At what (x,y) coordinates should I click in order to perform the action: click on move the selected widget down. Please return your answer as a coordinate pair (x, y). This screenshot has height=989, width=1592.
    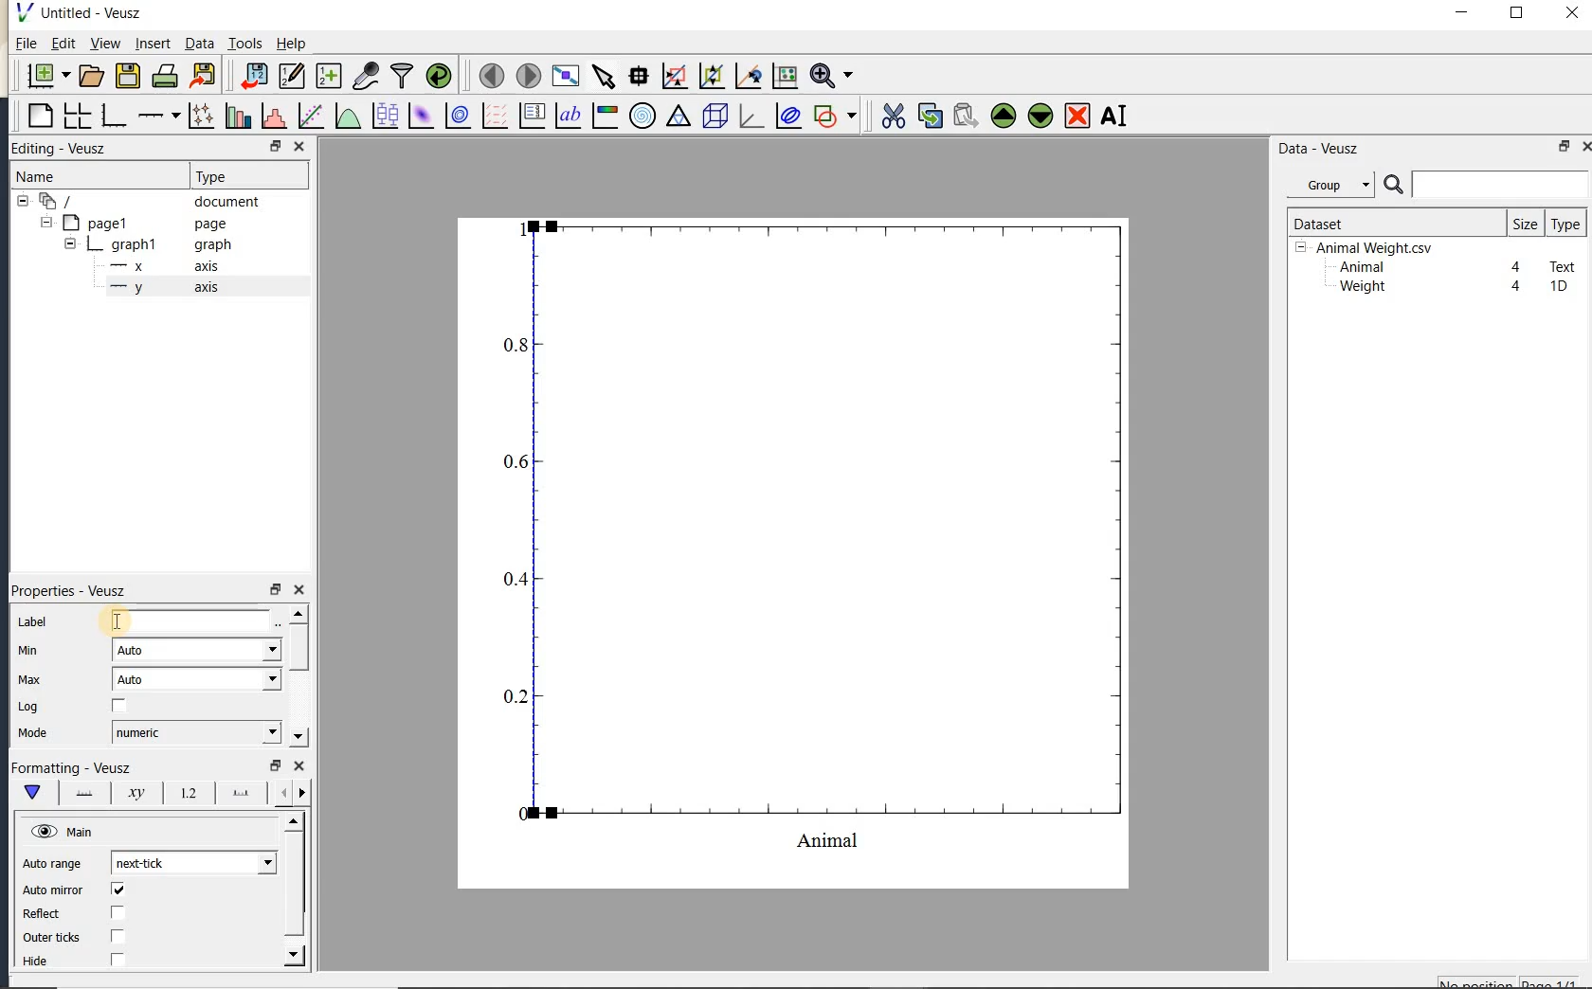
    Looking at the image, I should click on (1040, 116).